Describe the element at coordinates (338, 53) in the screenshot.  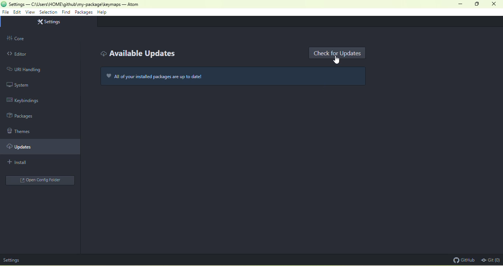
I see `check for updates` at that location.